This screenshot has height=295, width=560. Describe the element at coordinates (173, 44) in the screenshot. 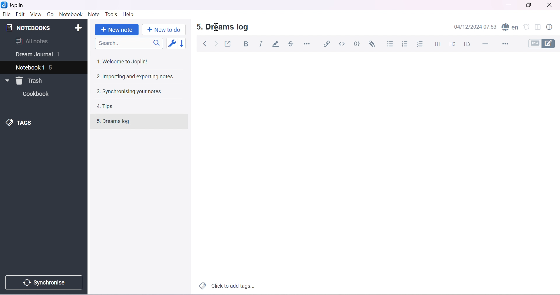

I see `Toggle sort order field` at that location.